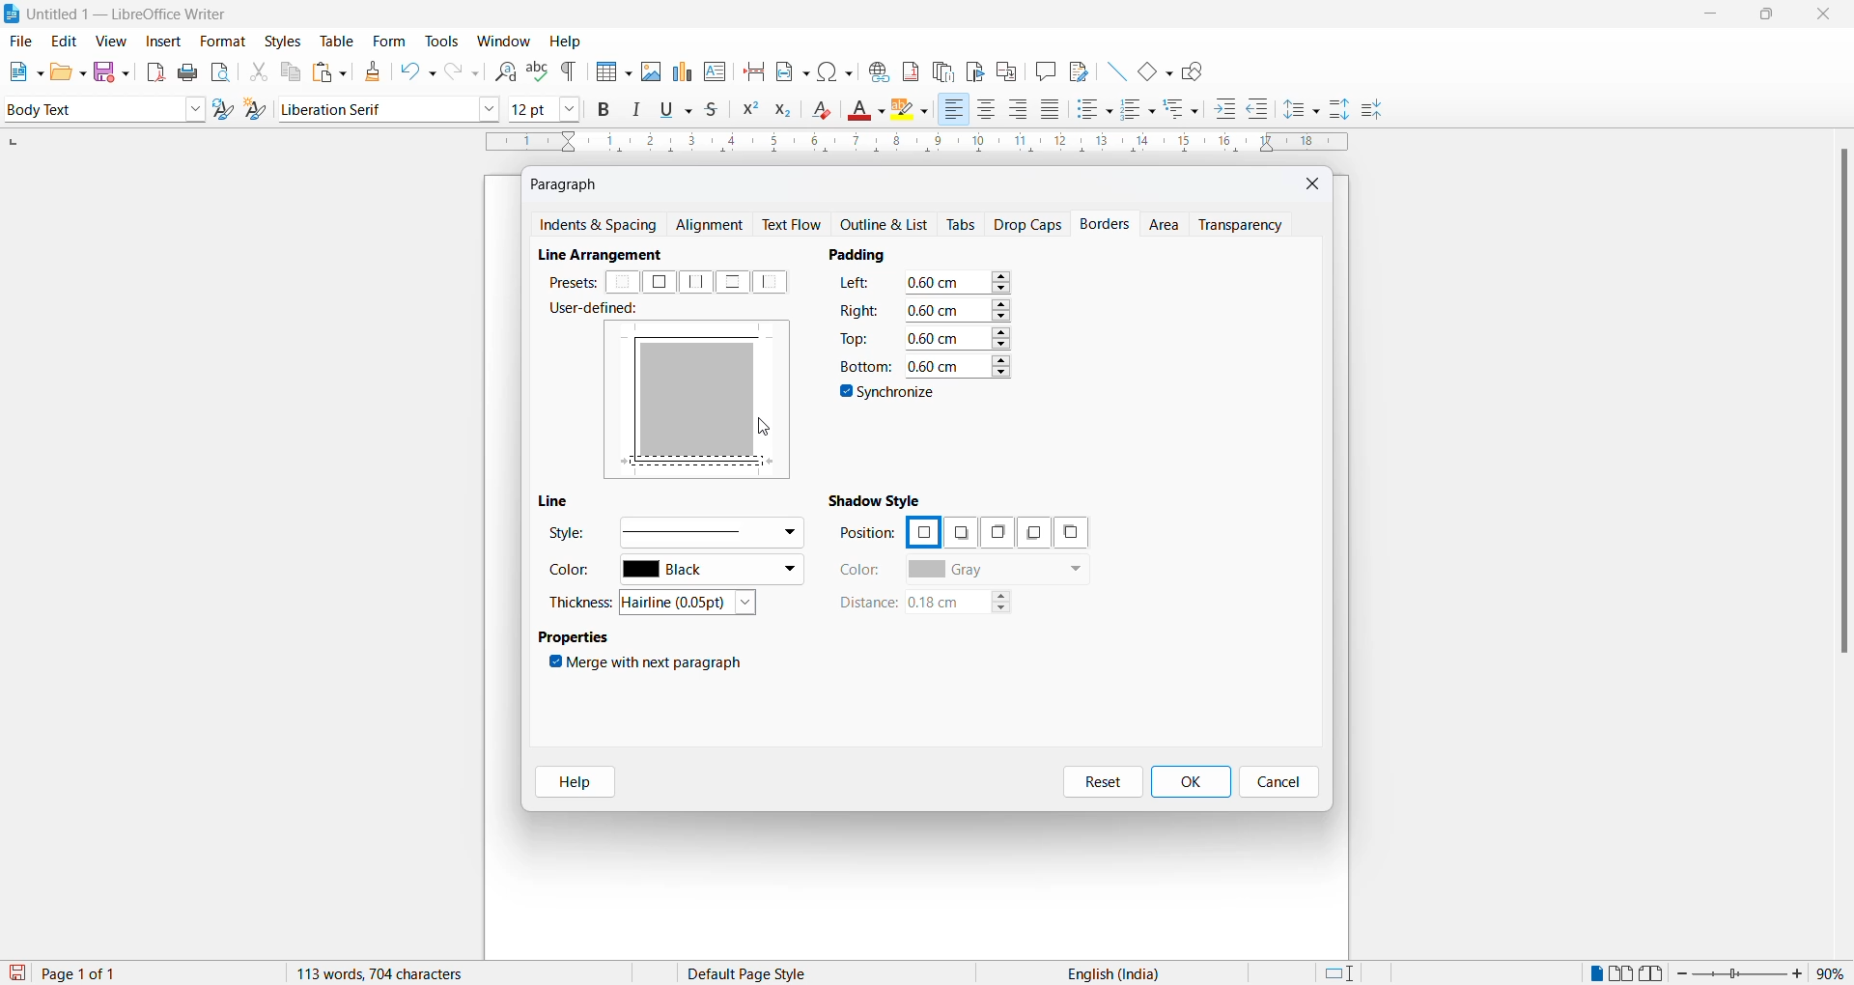  I want to click on zoom percentage, so click(1835, 971).